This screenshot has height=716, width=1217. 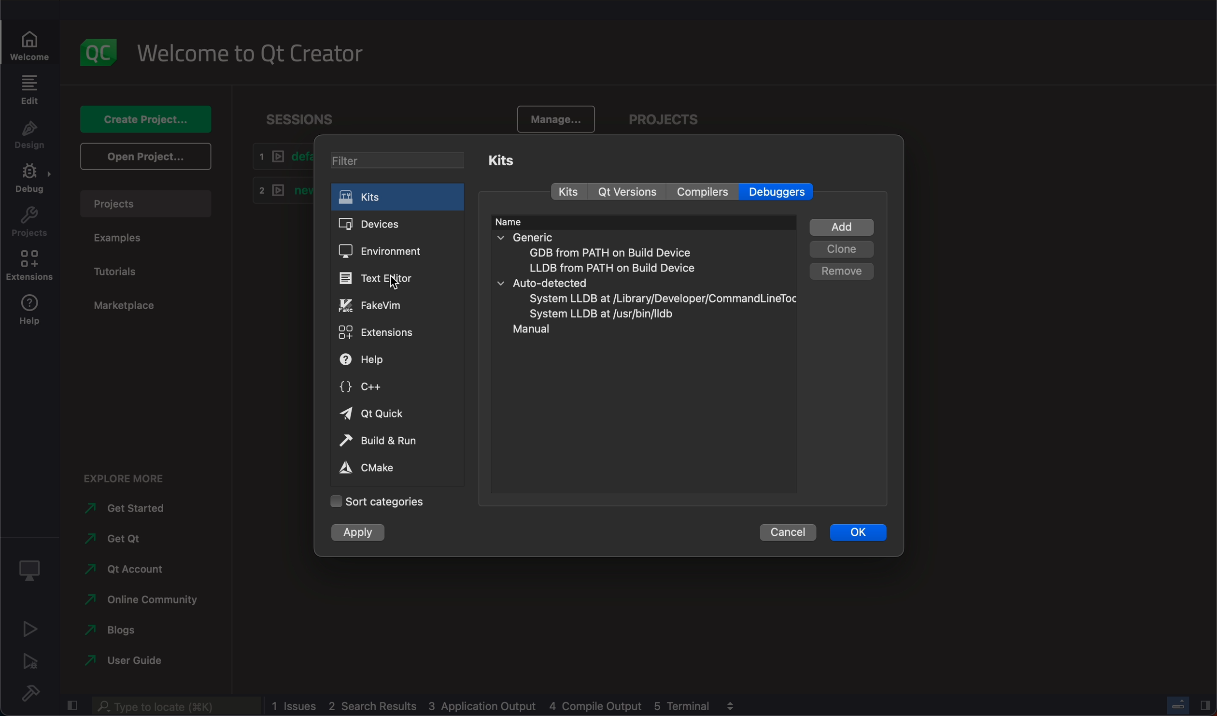 I want to click on close slidebar, so click(x=71, y=707).